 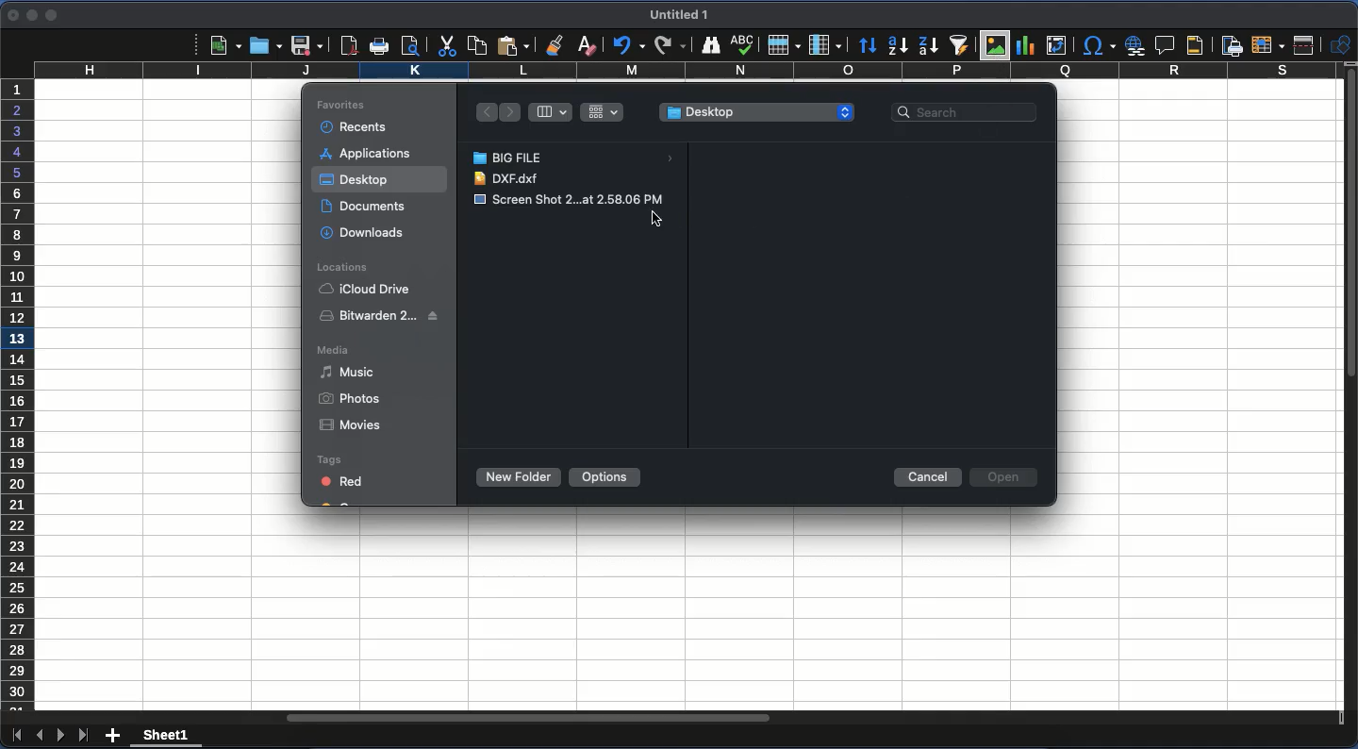 What do you see at coordinates (343, 268) in the screenshot?
I see `locations` at bounding box center [343, 268].